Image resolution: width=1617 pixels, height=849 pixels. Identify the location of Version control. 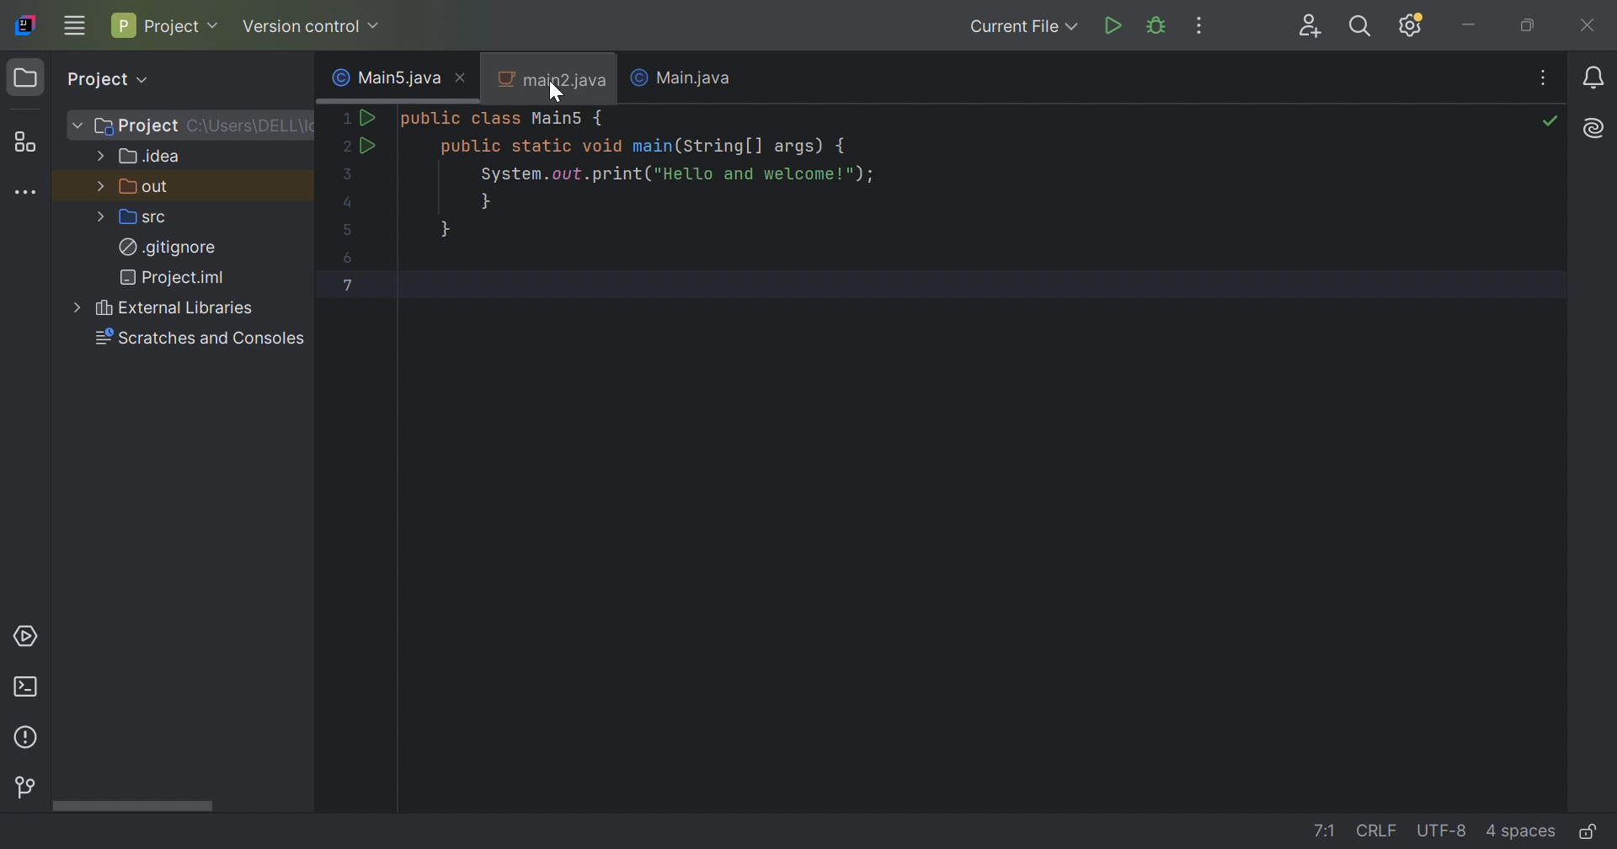
(26, 787).